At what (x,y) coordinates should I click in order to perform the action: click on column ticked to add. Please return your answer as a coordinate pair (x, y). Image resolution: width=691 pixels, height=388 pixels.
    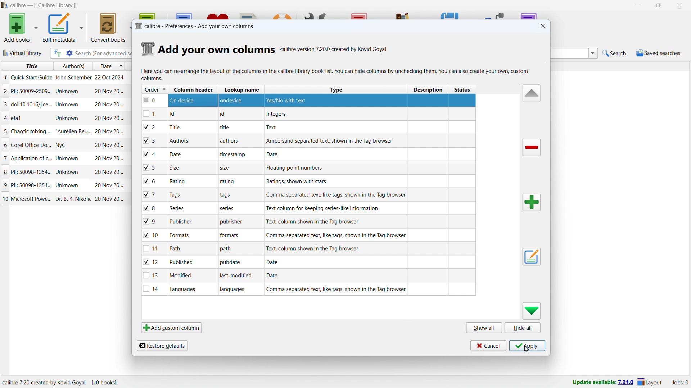
    Looking at the image, I should click on (148, 235).